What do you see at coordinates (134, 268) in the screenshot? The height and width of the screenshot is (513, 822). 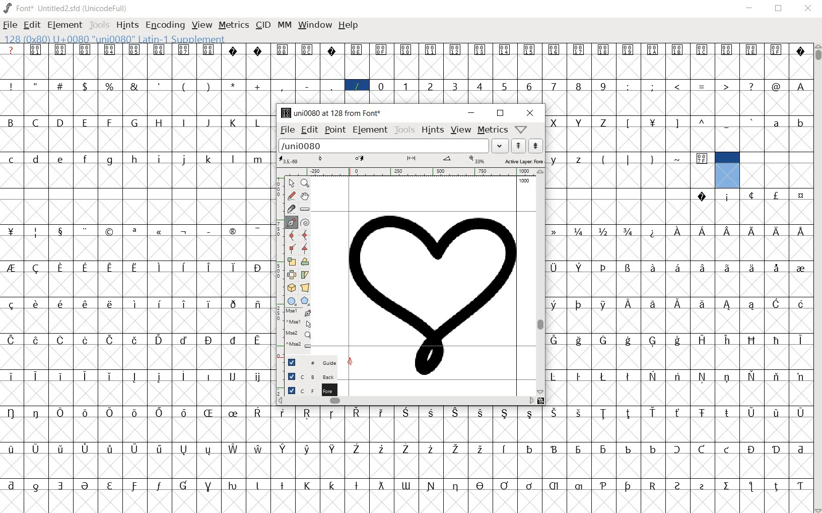 I see `glyph` at bounding box center [134, 268].